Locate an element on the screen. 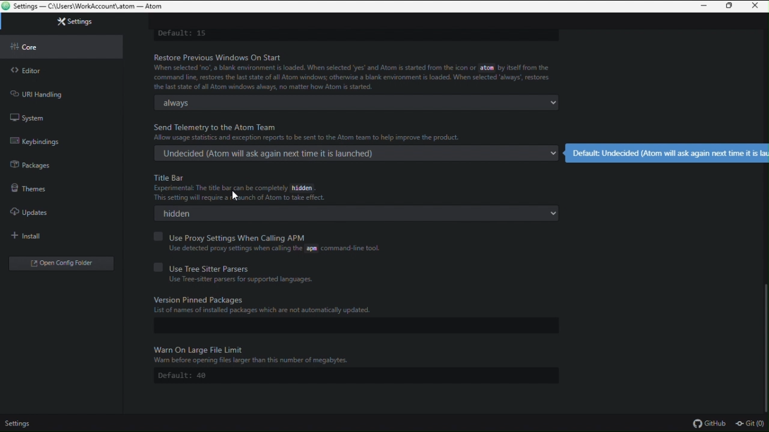  settings is located at coordinates (22, 424).